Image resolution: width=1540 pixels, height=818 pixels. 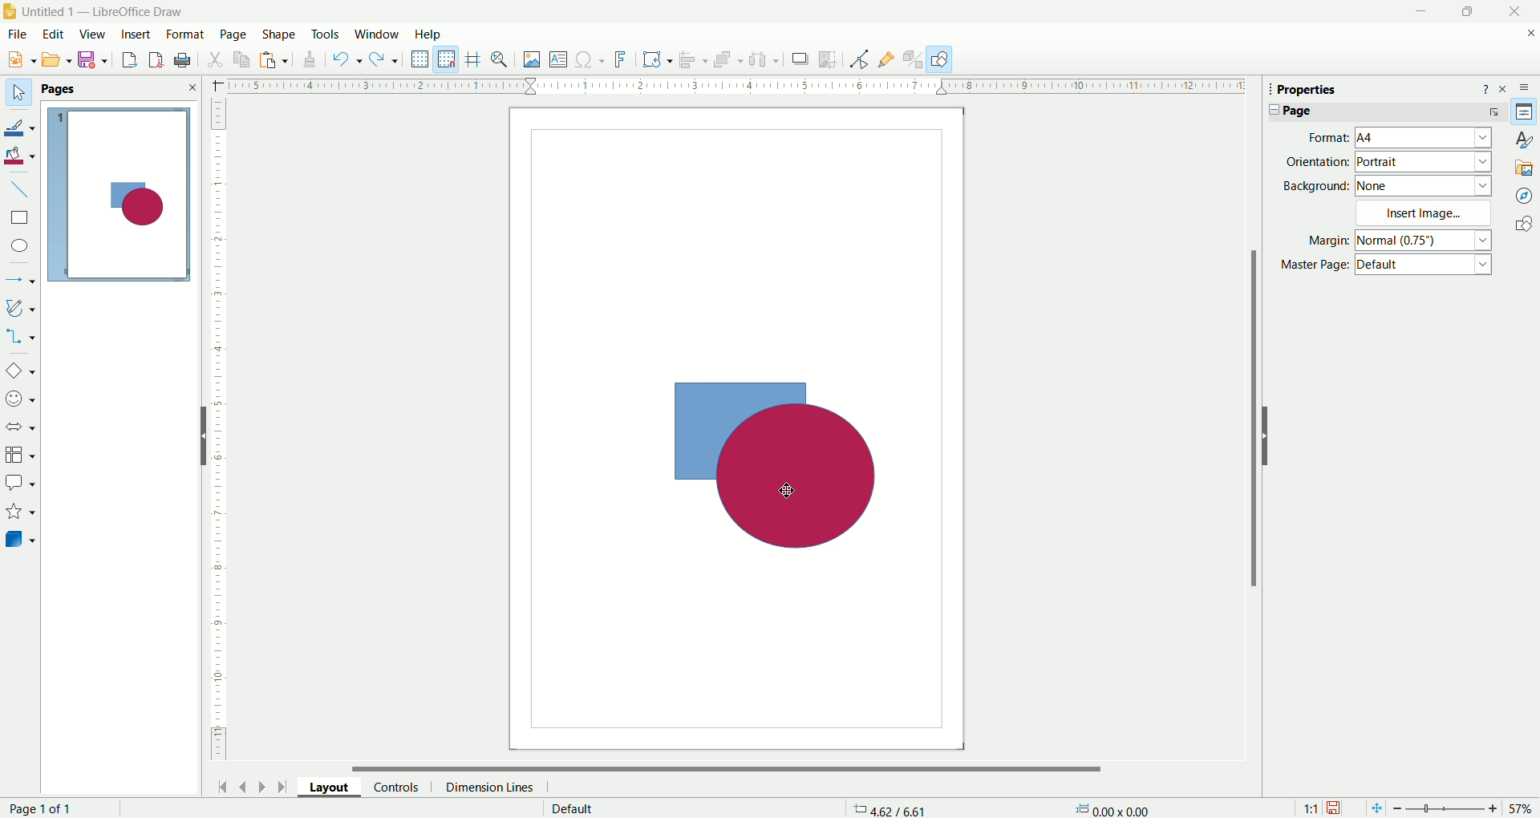 What do you see at coordinates (22, 336) in the screenshot?
I see `connectors` at bounding box center [22, 336].